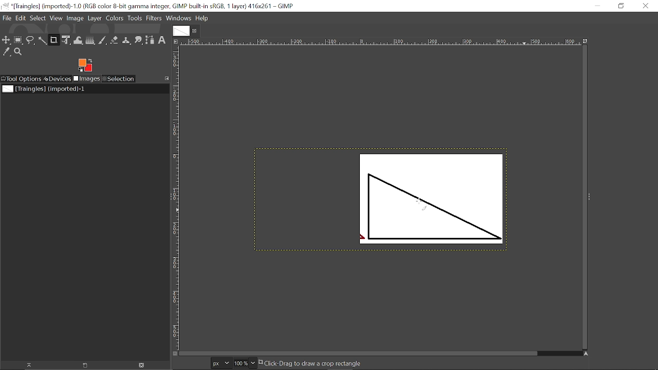  Describe the element at coordinates (620, 7) in the screenshot. I see `Restore down` at that location.